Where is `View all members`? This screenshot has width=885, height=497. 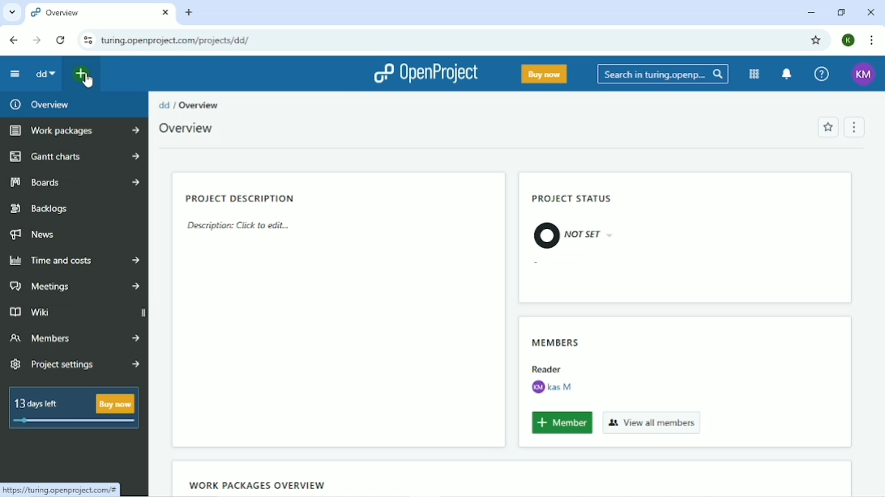
View all members is located at coordinates (654, 423).